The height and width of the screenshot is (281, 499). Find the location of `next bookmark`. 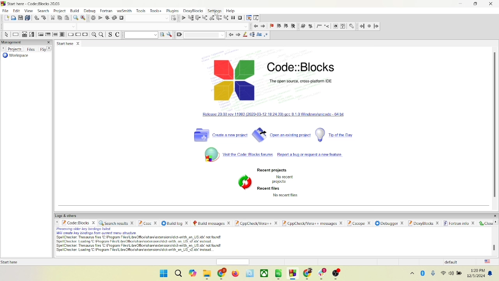

next bookmark is located at coordinates (286, 26).